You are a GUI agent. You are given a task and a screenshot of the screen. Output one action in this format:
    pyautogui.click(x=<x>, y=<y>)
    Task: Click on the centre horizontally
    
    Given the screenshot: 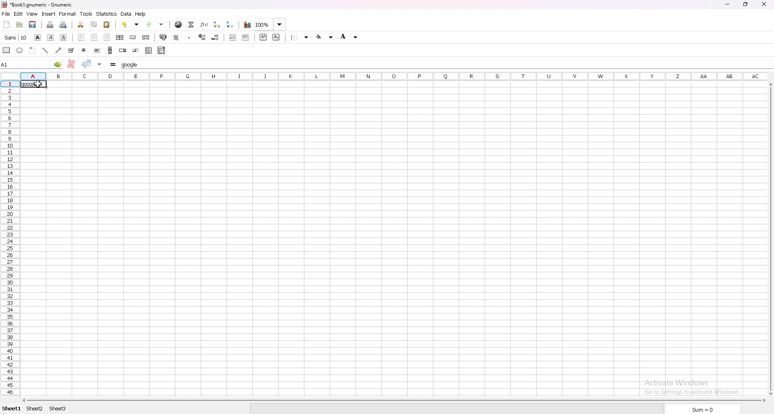 What is the action you would take?
    pyautogui.click(x=120, y=37)
    